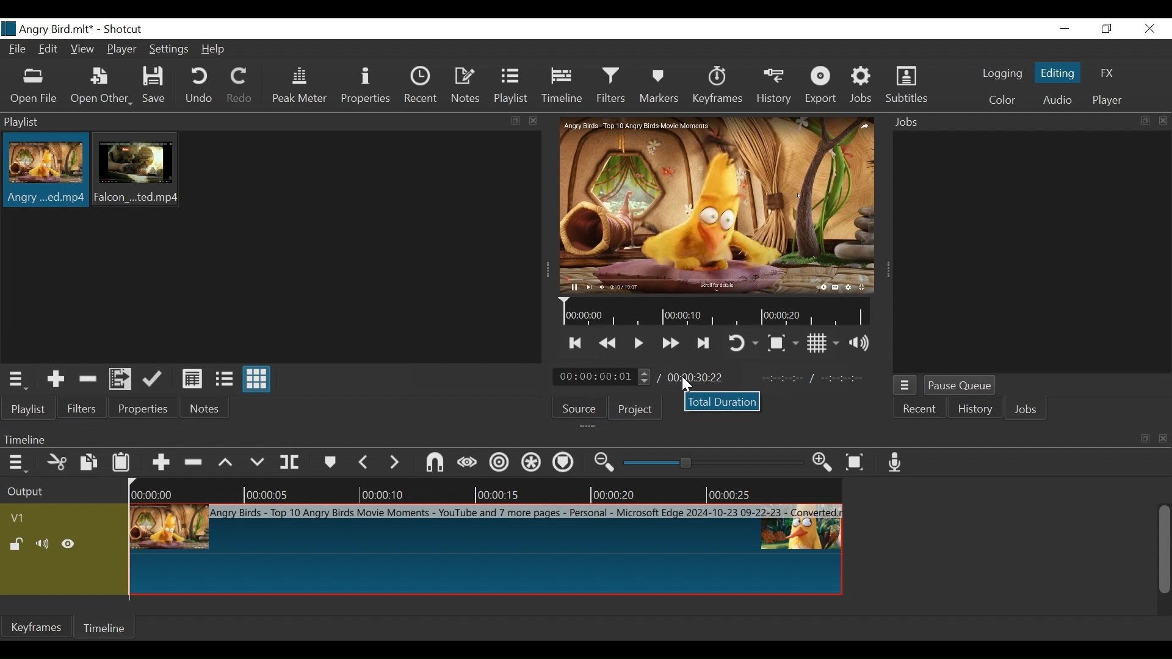 This screenshot has width=1172, height=659. Describe the element at coordinates (484, 549) in the screenshot. I see `Clip at timelin` at that location.